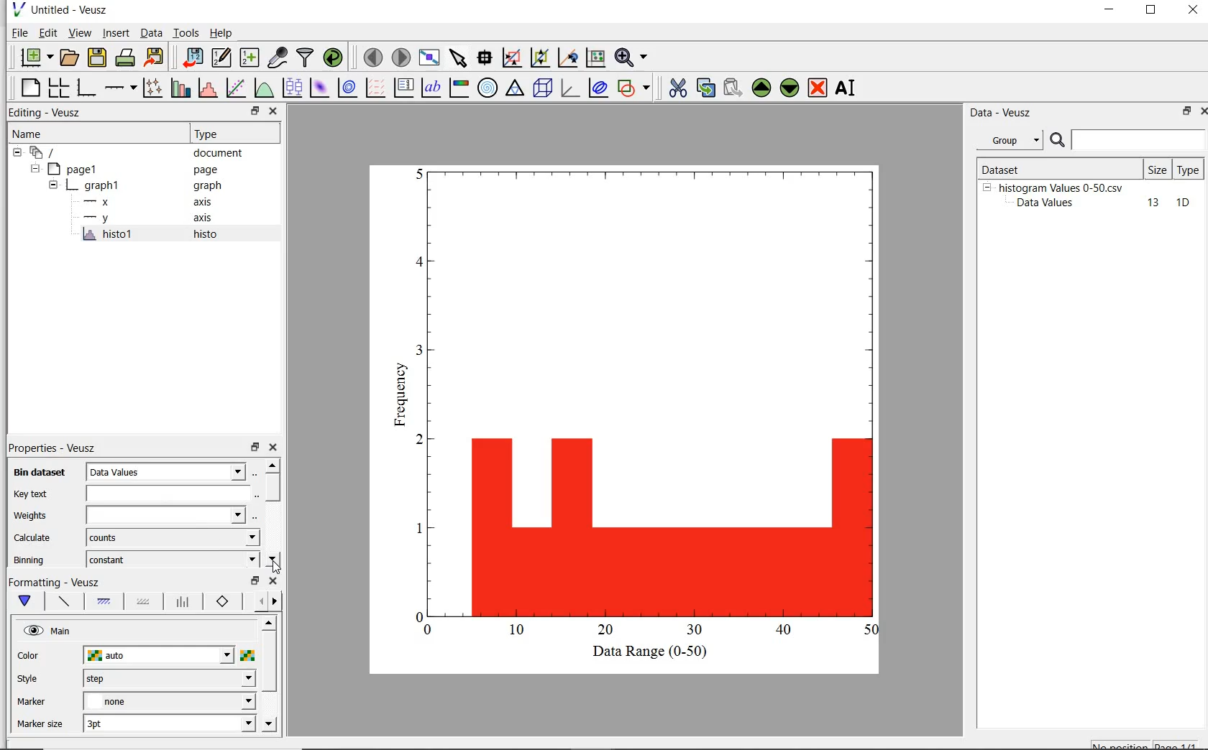 The width and height of the screenshot is (1208, 750). I want to click on main formatting, so click(28, 601).